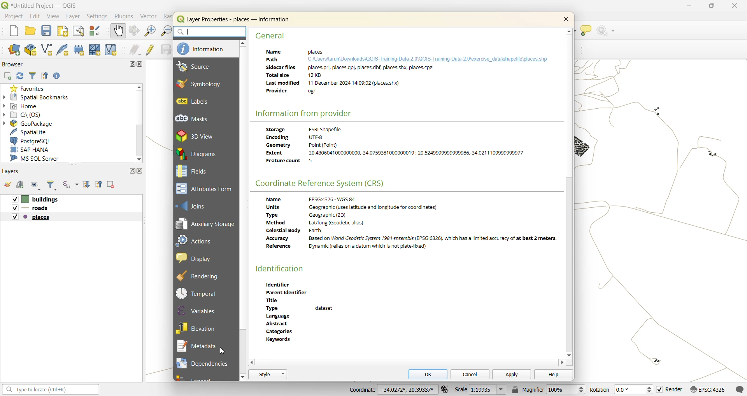 Image resolution: width=747 pixels, height=396 pixels. Describe the element at coordinates (607, 32) in the screenshot. I see `no action` at that location.